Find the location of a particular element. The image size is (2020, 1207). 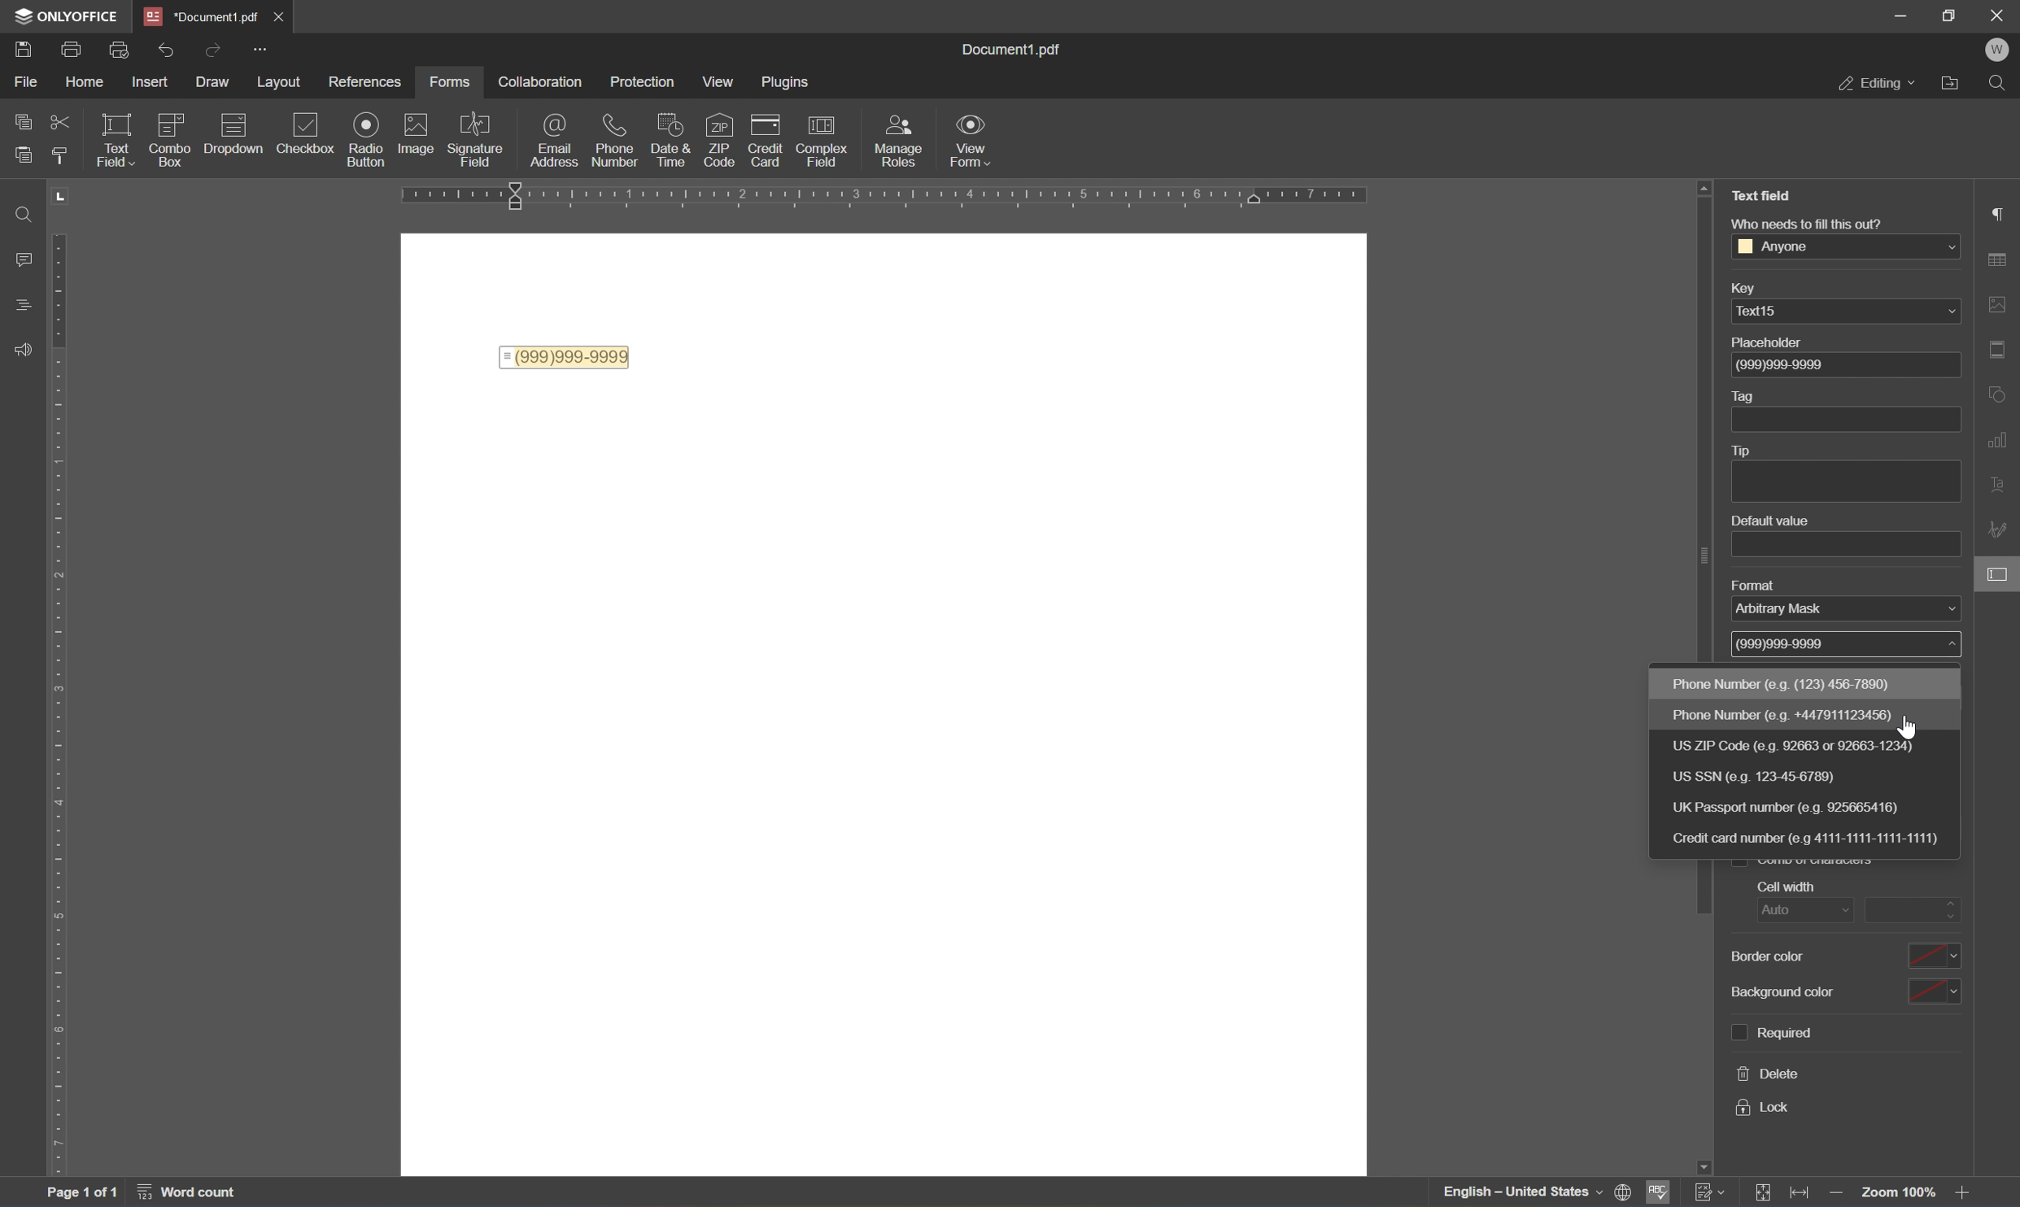

ONLYOFFICE is located at coordinates (60, 13).